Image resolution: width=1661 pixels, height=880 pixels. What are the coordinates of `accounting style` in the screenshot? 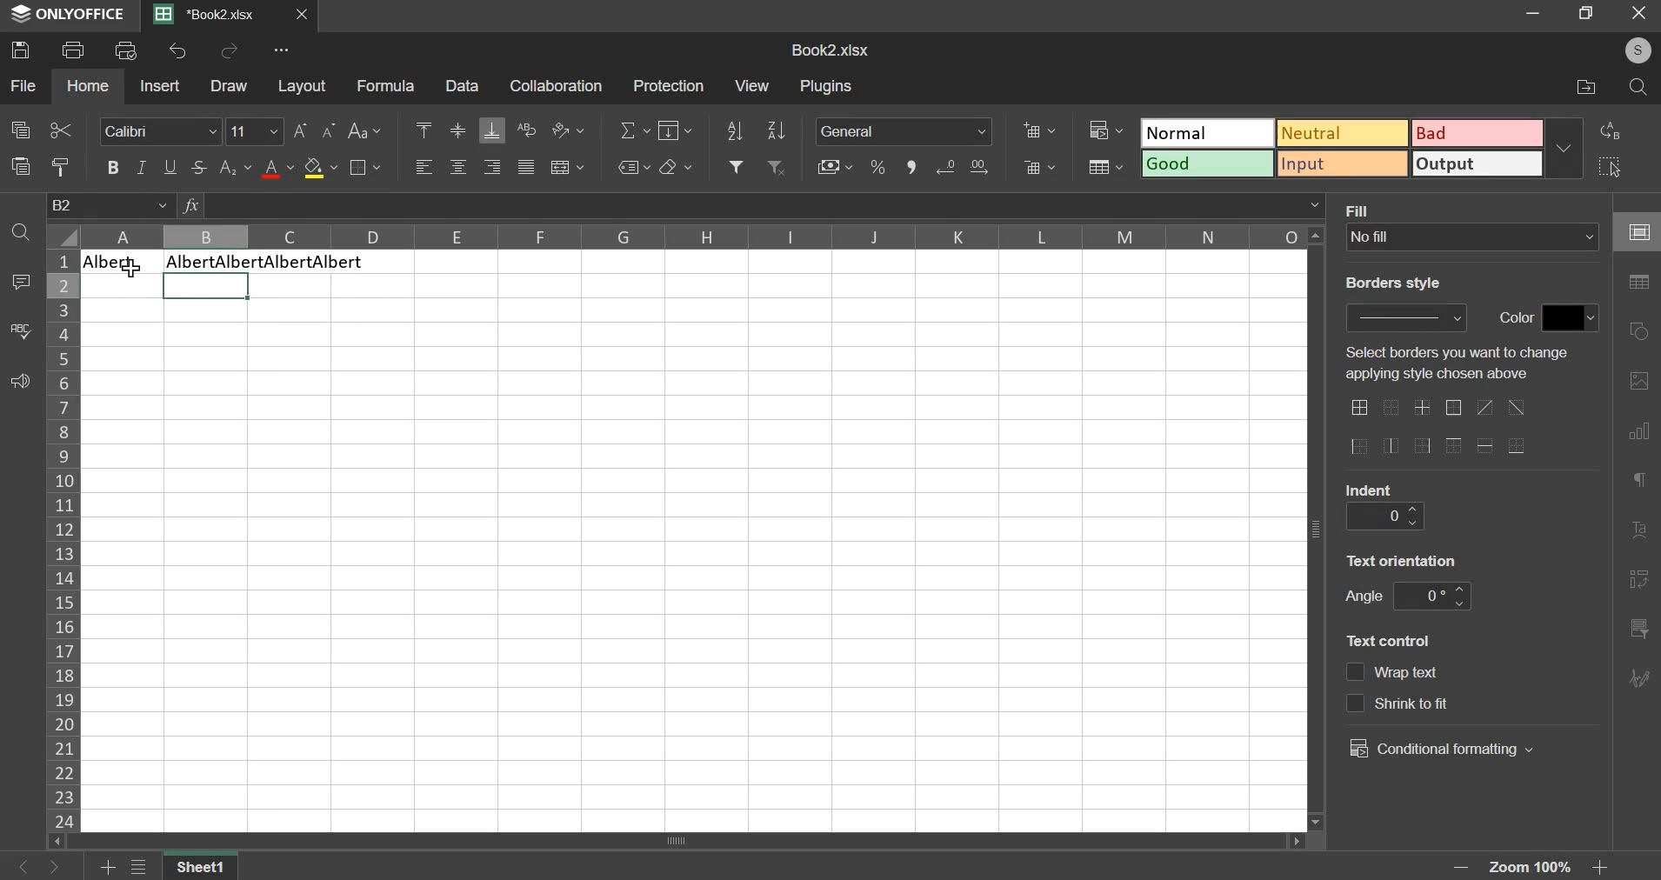 It's located at (834, 165).